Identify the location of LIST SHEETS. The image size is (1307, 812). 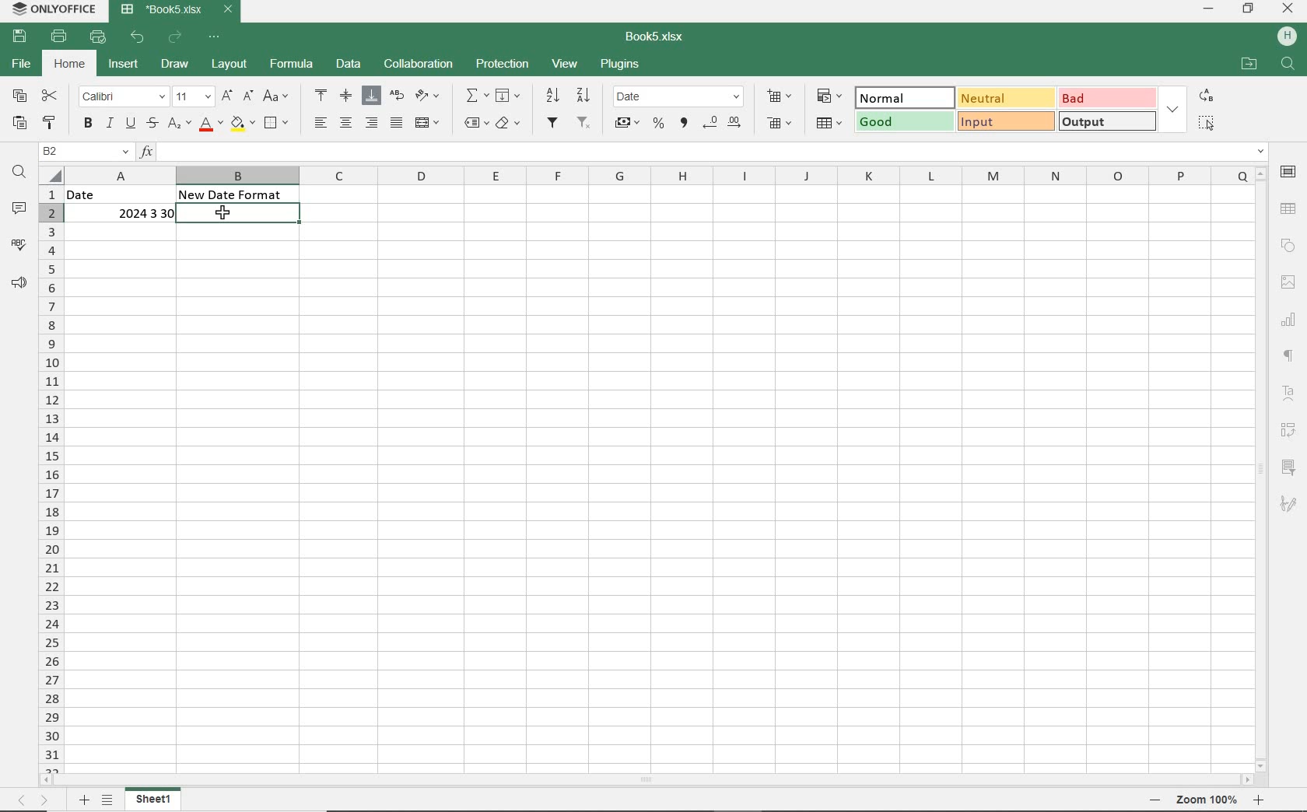
(108, 800).